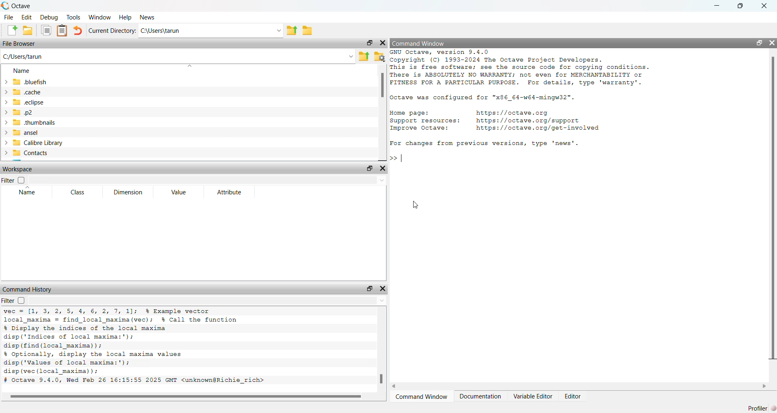  What do you see at coordinates (189, 397) in the screenshot?
I see `horizontal scroll bar` at bounding box center [189, 397].